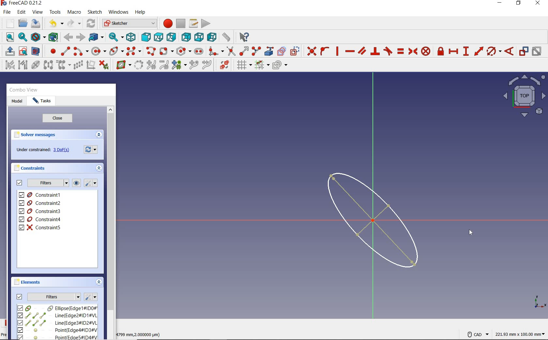 The width and height of the screenshot is (548, 340). Describe the element at coordinates (224, 65) in the screenshot. I see `switch virtual space` at that location.